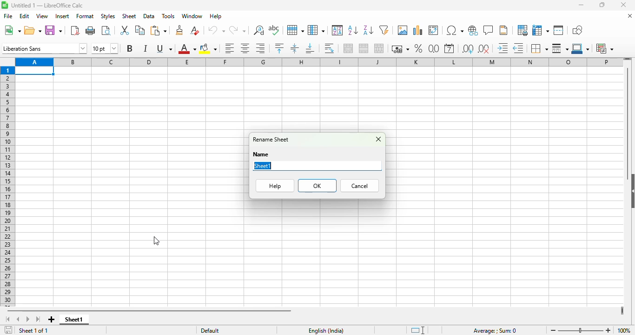 This screenshot has height=335, width=635. What do you see at coordinates (604, 48) in the screenshot?
I see `conditional` at bounding box center [604, 48].